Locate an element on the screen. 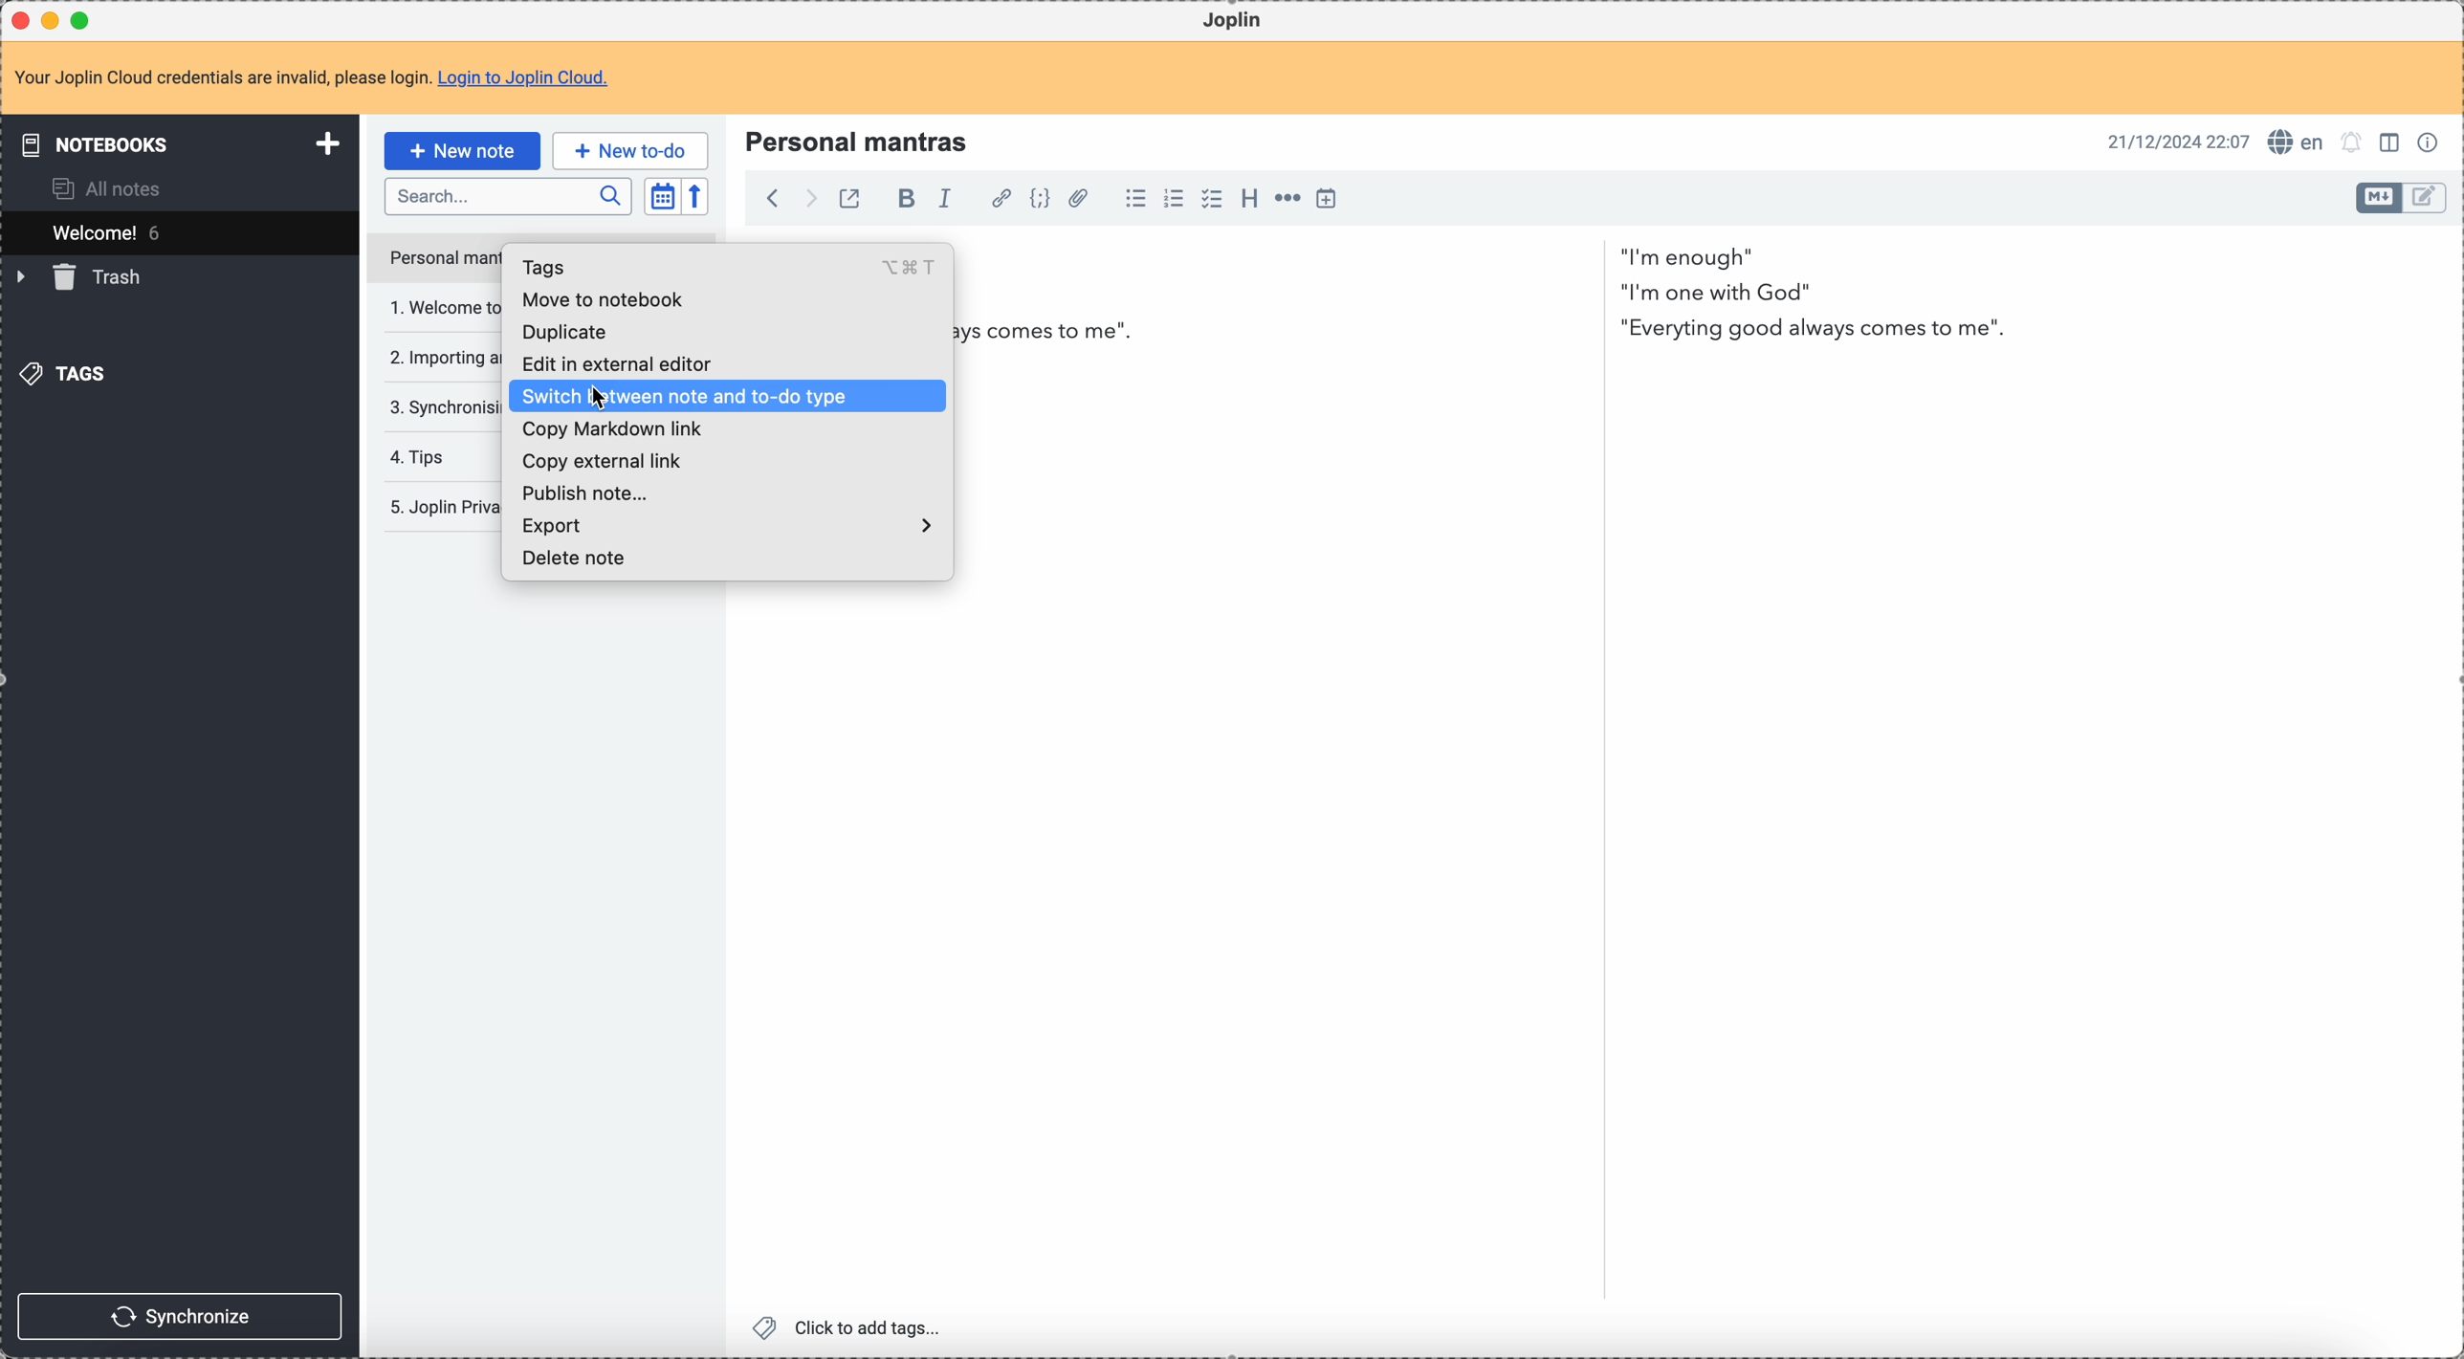 This screenshot has width=2464, height=1359. delete note is located at coordinates (577, 560).